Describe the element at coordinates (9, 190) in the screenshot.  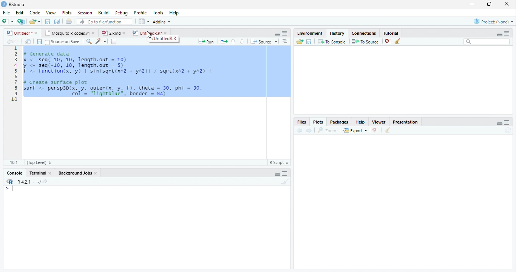
I see `New line` at that location.